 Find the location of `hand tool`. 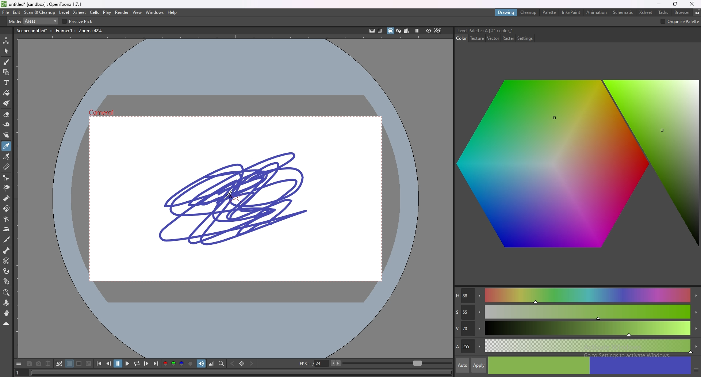

hand tool is located at coordinates (6, 313).